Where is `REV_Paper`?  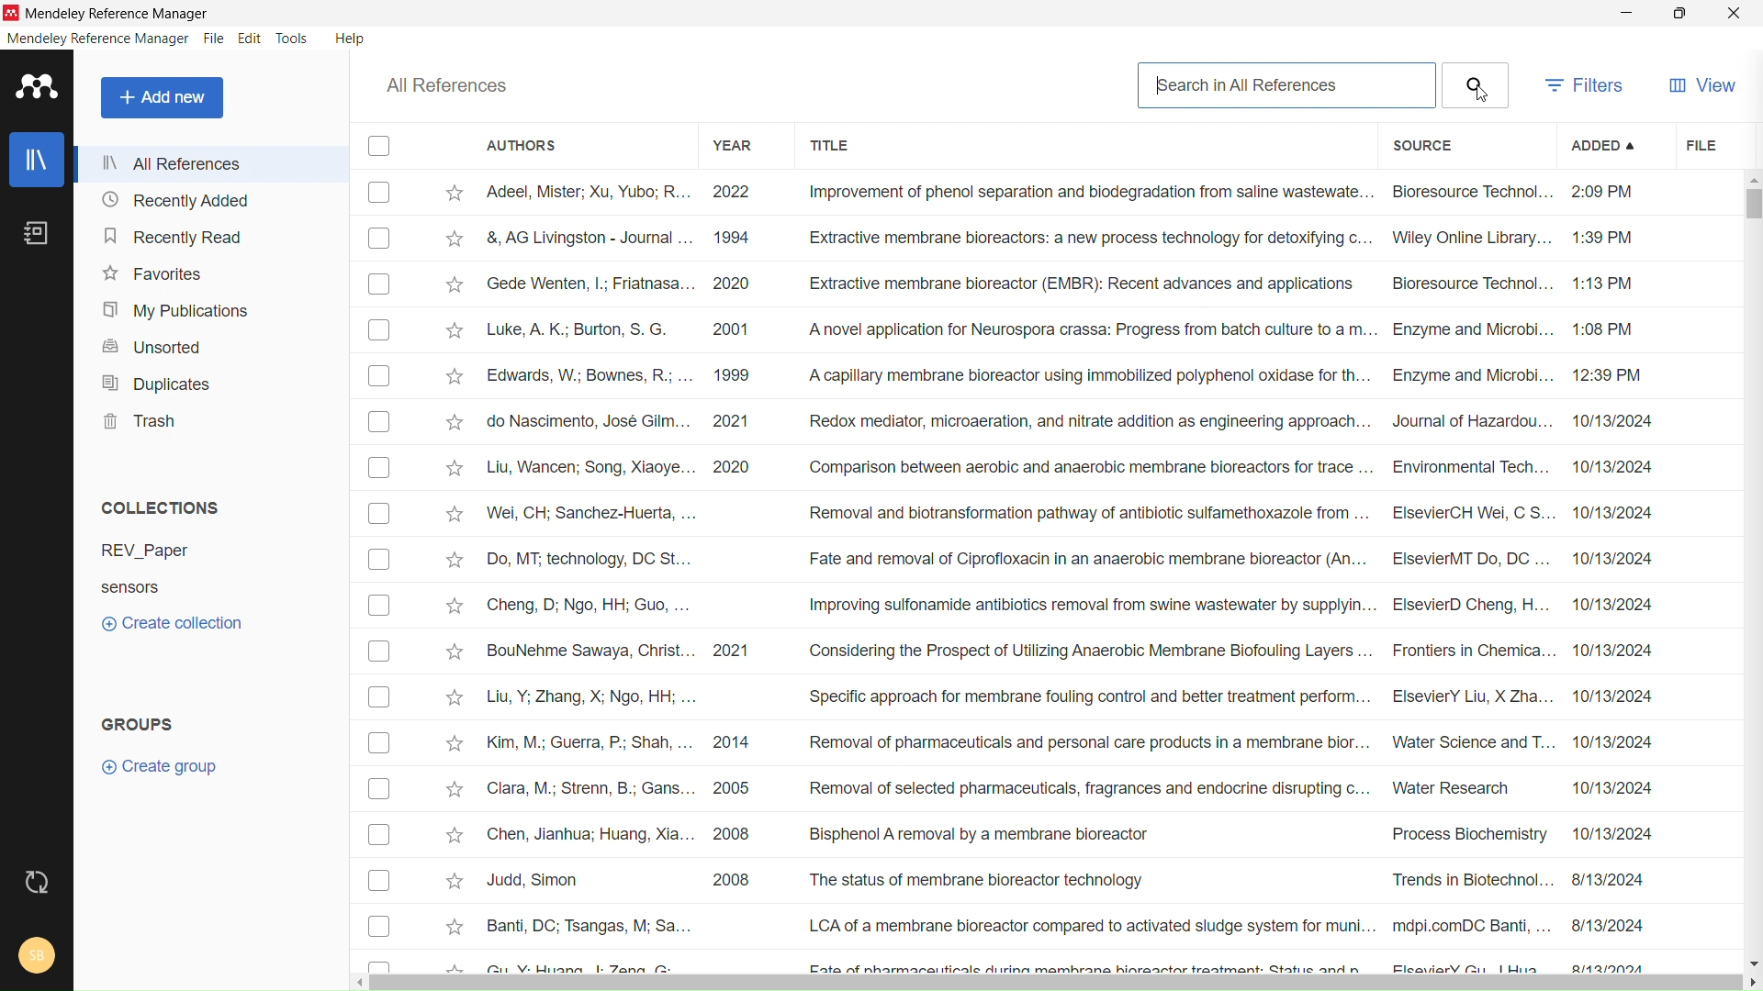 REV_Paper is located at coordinates (191, 551).